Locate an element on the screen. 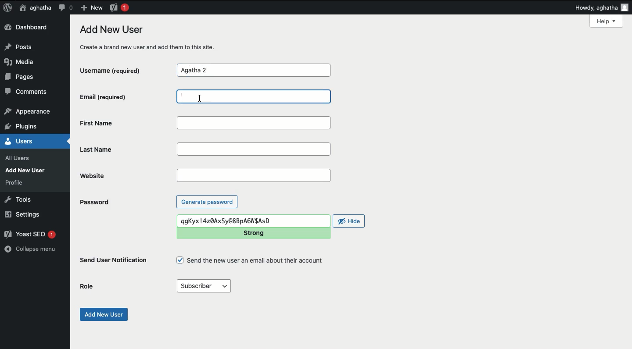  Yoast is located at coordinates (118, 7).